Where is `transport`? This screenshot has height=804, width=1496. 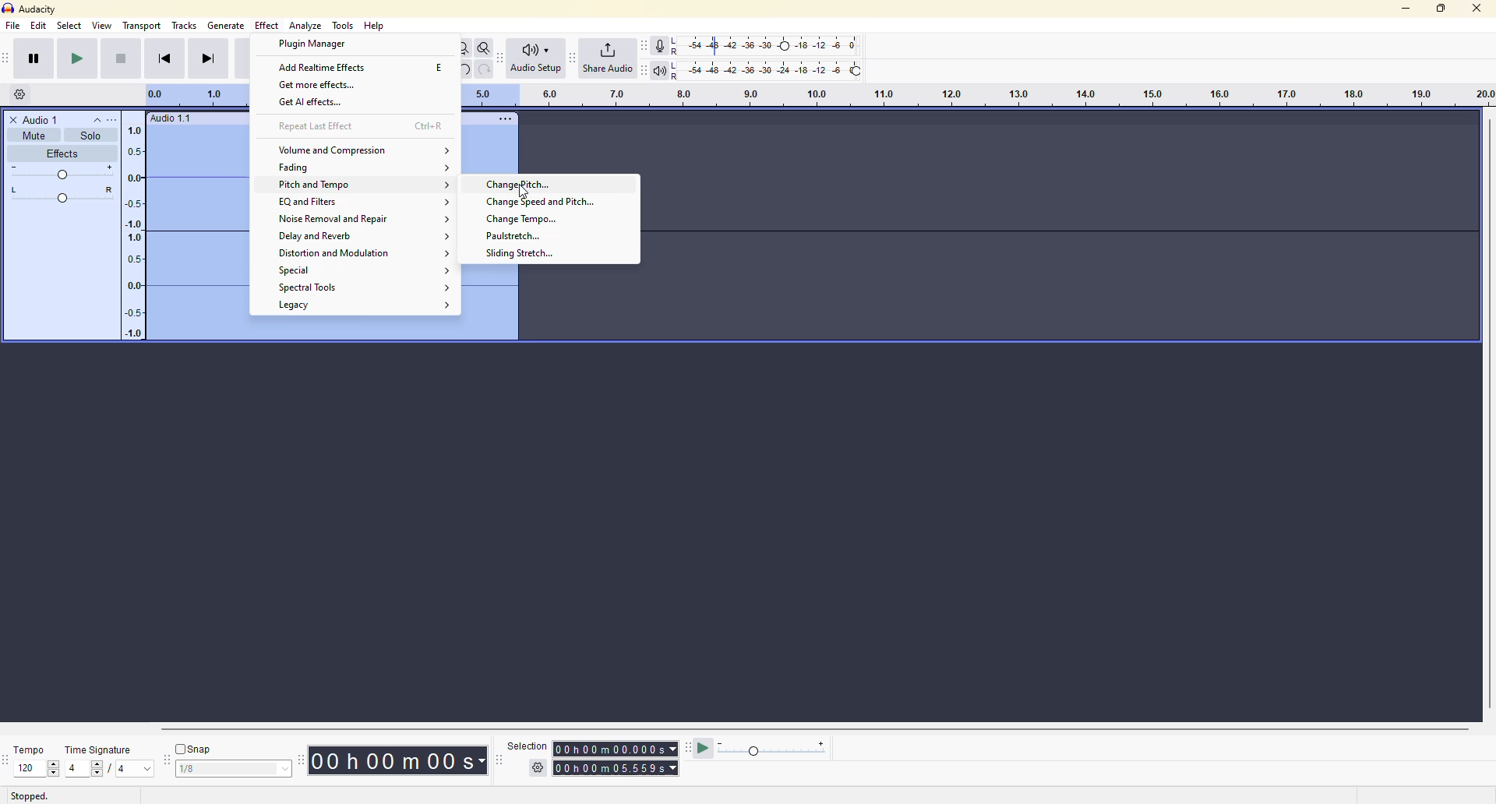
transport is located at coordinates (143, 25).